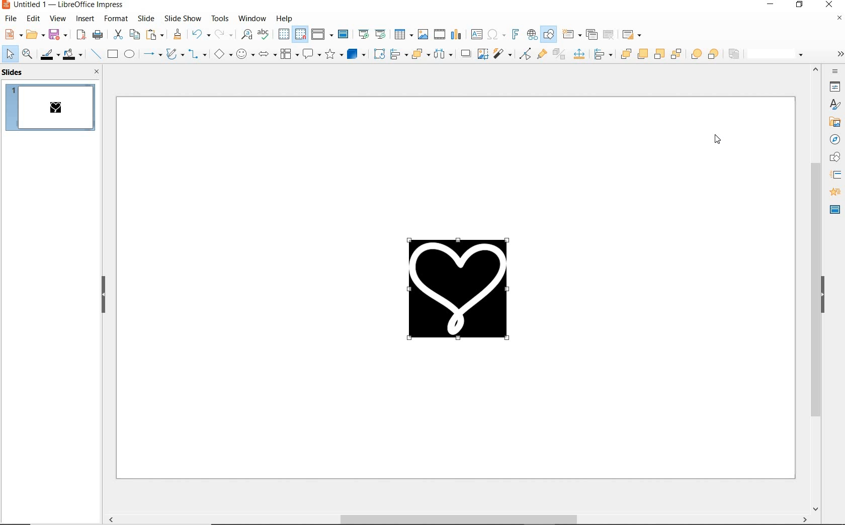 The width and height of the screenshot is (845, 525). I want to click on line style, so click(778, 55).